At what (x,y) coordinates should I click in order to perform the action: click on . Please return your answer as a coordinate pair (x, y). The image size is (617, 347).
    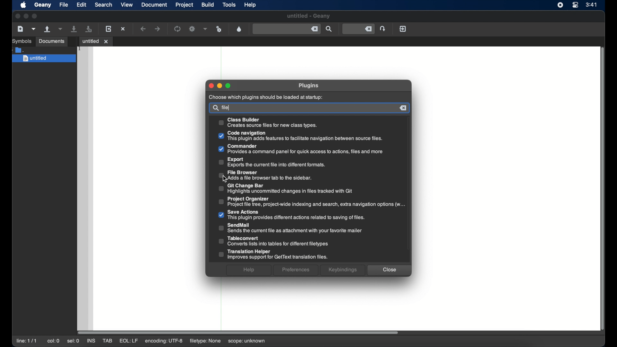
    Looking at the image, I should click on (215, 108).